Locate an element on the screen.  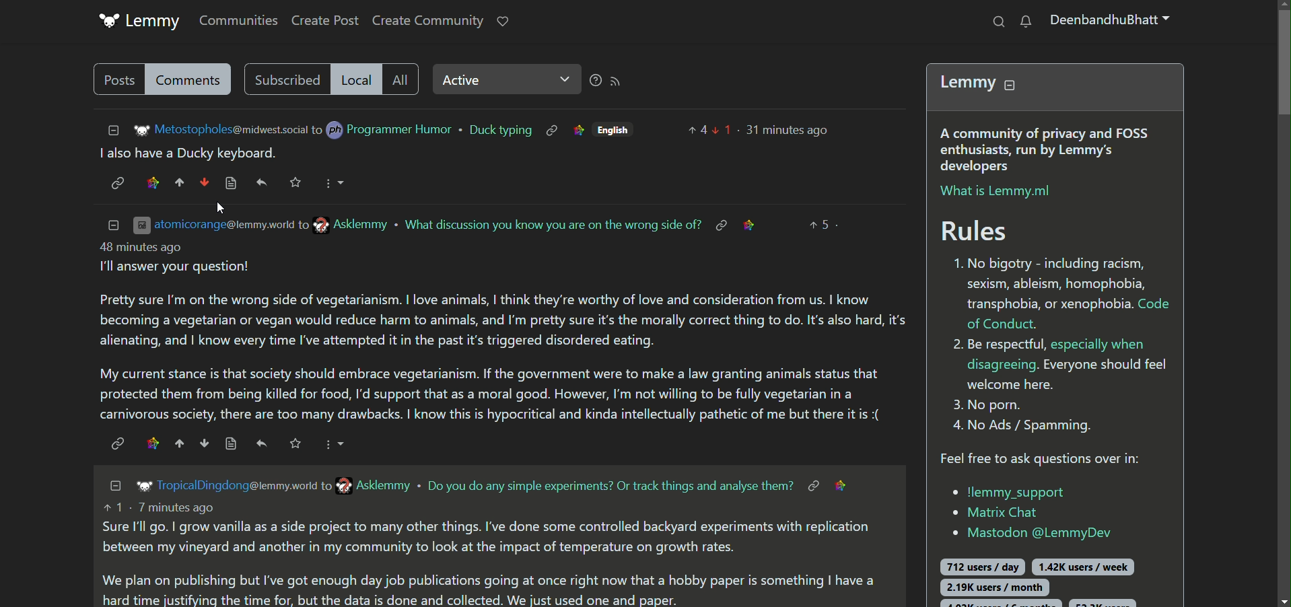
hyperlink is located at coordinates (720, 225).